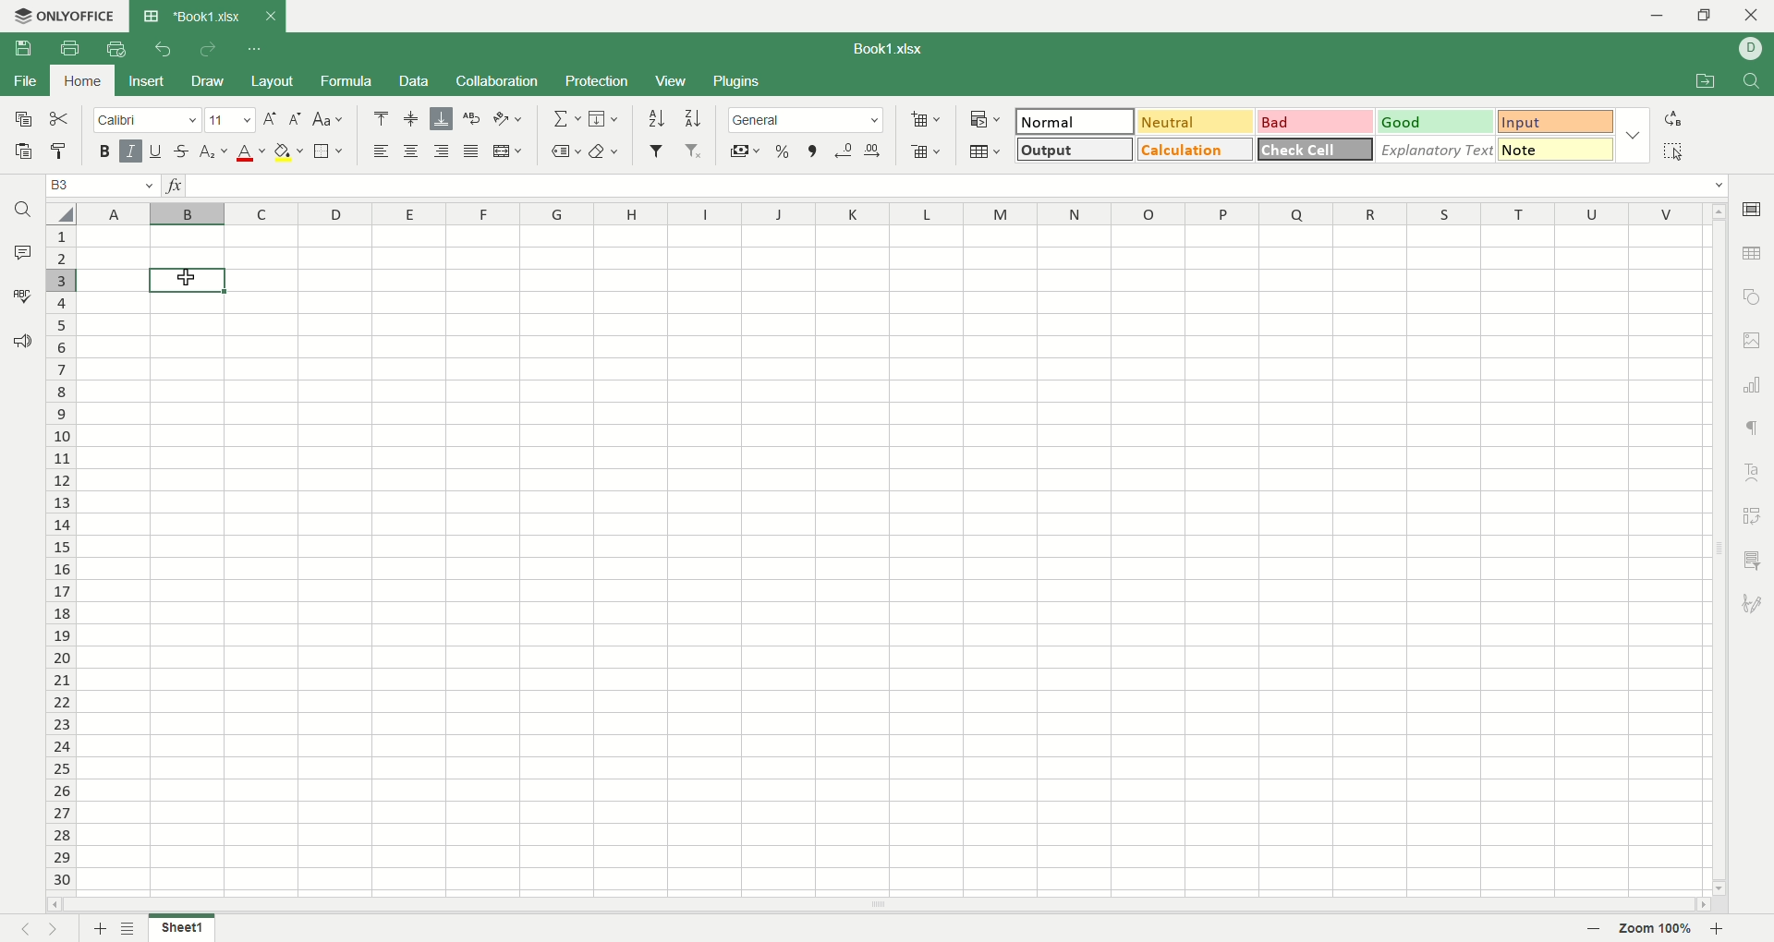 The image size is (1774, 942). What do you see at coordinates (1754, 251) in the screenshot?
I see `table` at bounding box center [1754, 251].